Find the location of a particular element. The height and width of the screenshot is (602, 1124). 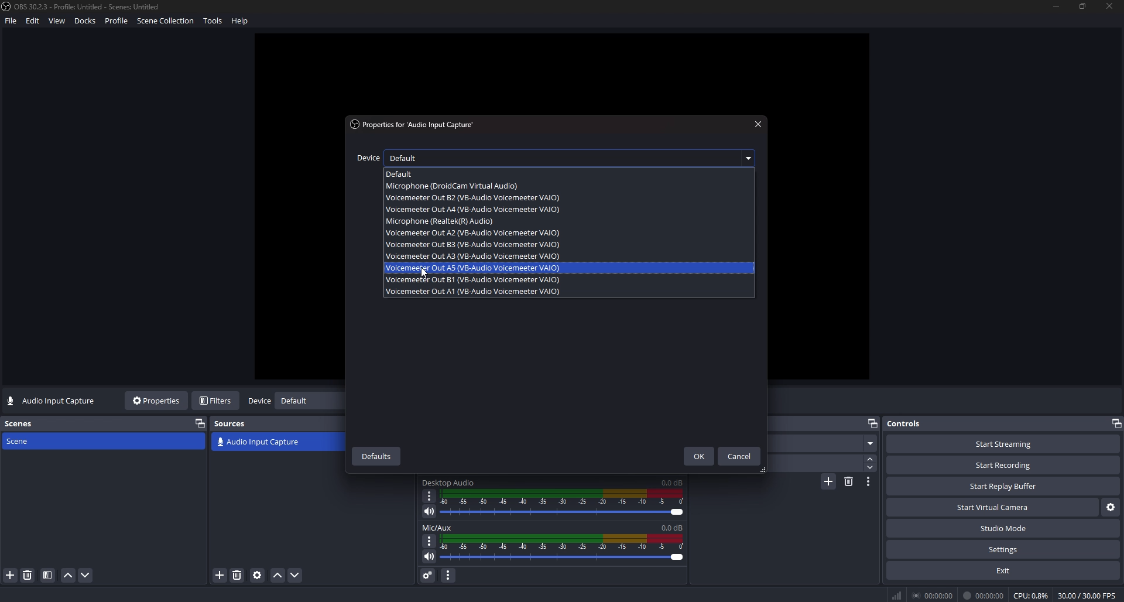

volume is located at coordinates (427, 559).